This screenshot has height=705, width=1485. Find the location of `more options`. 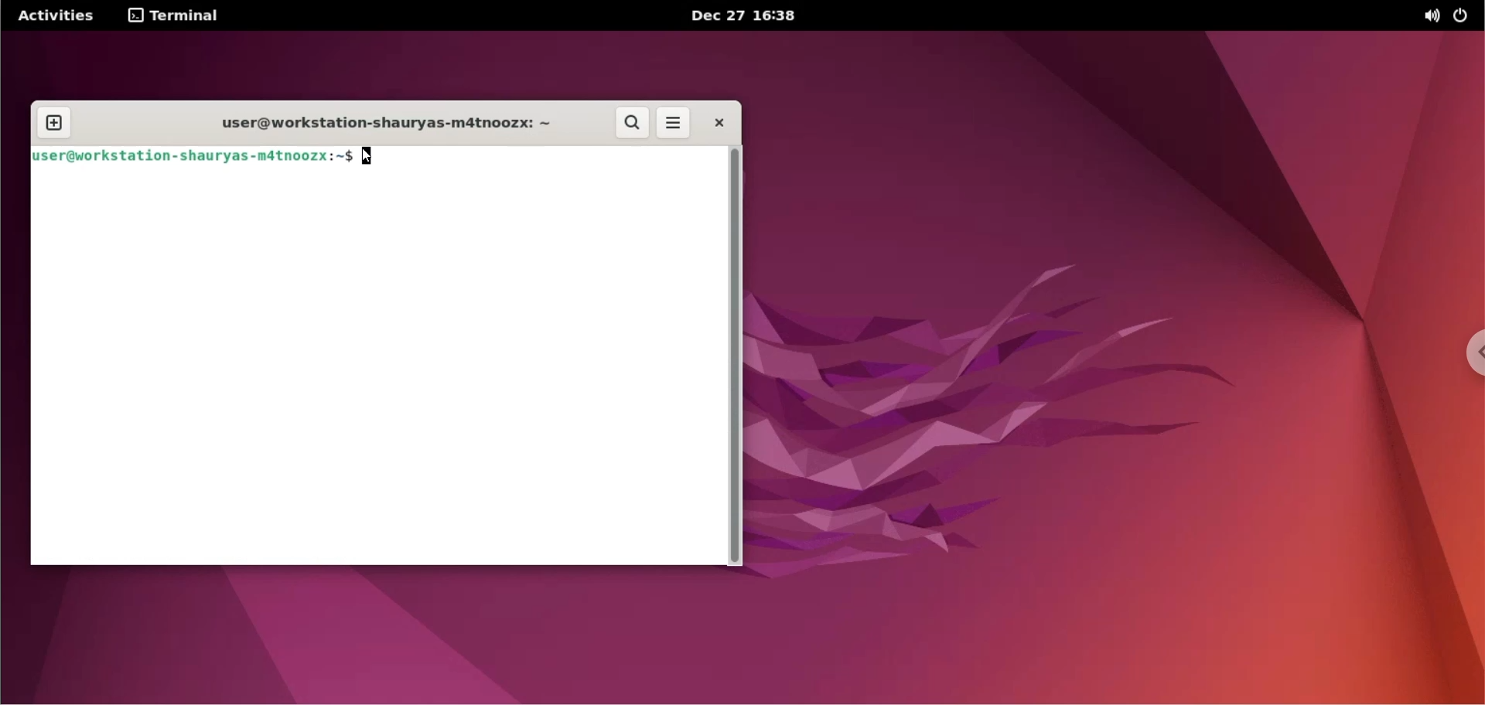

more options is located at coordinates (674, 122).